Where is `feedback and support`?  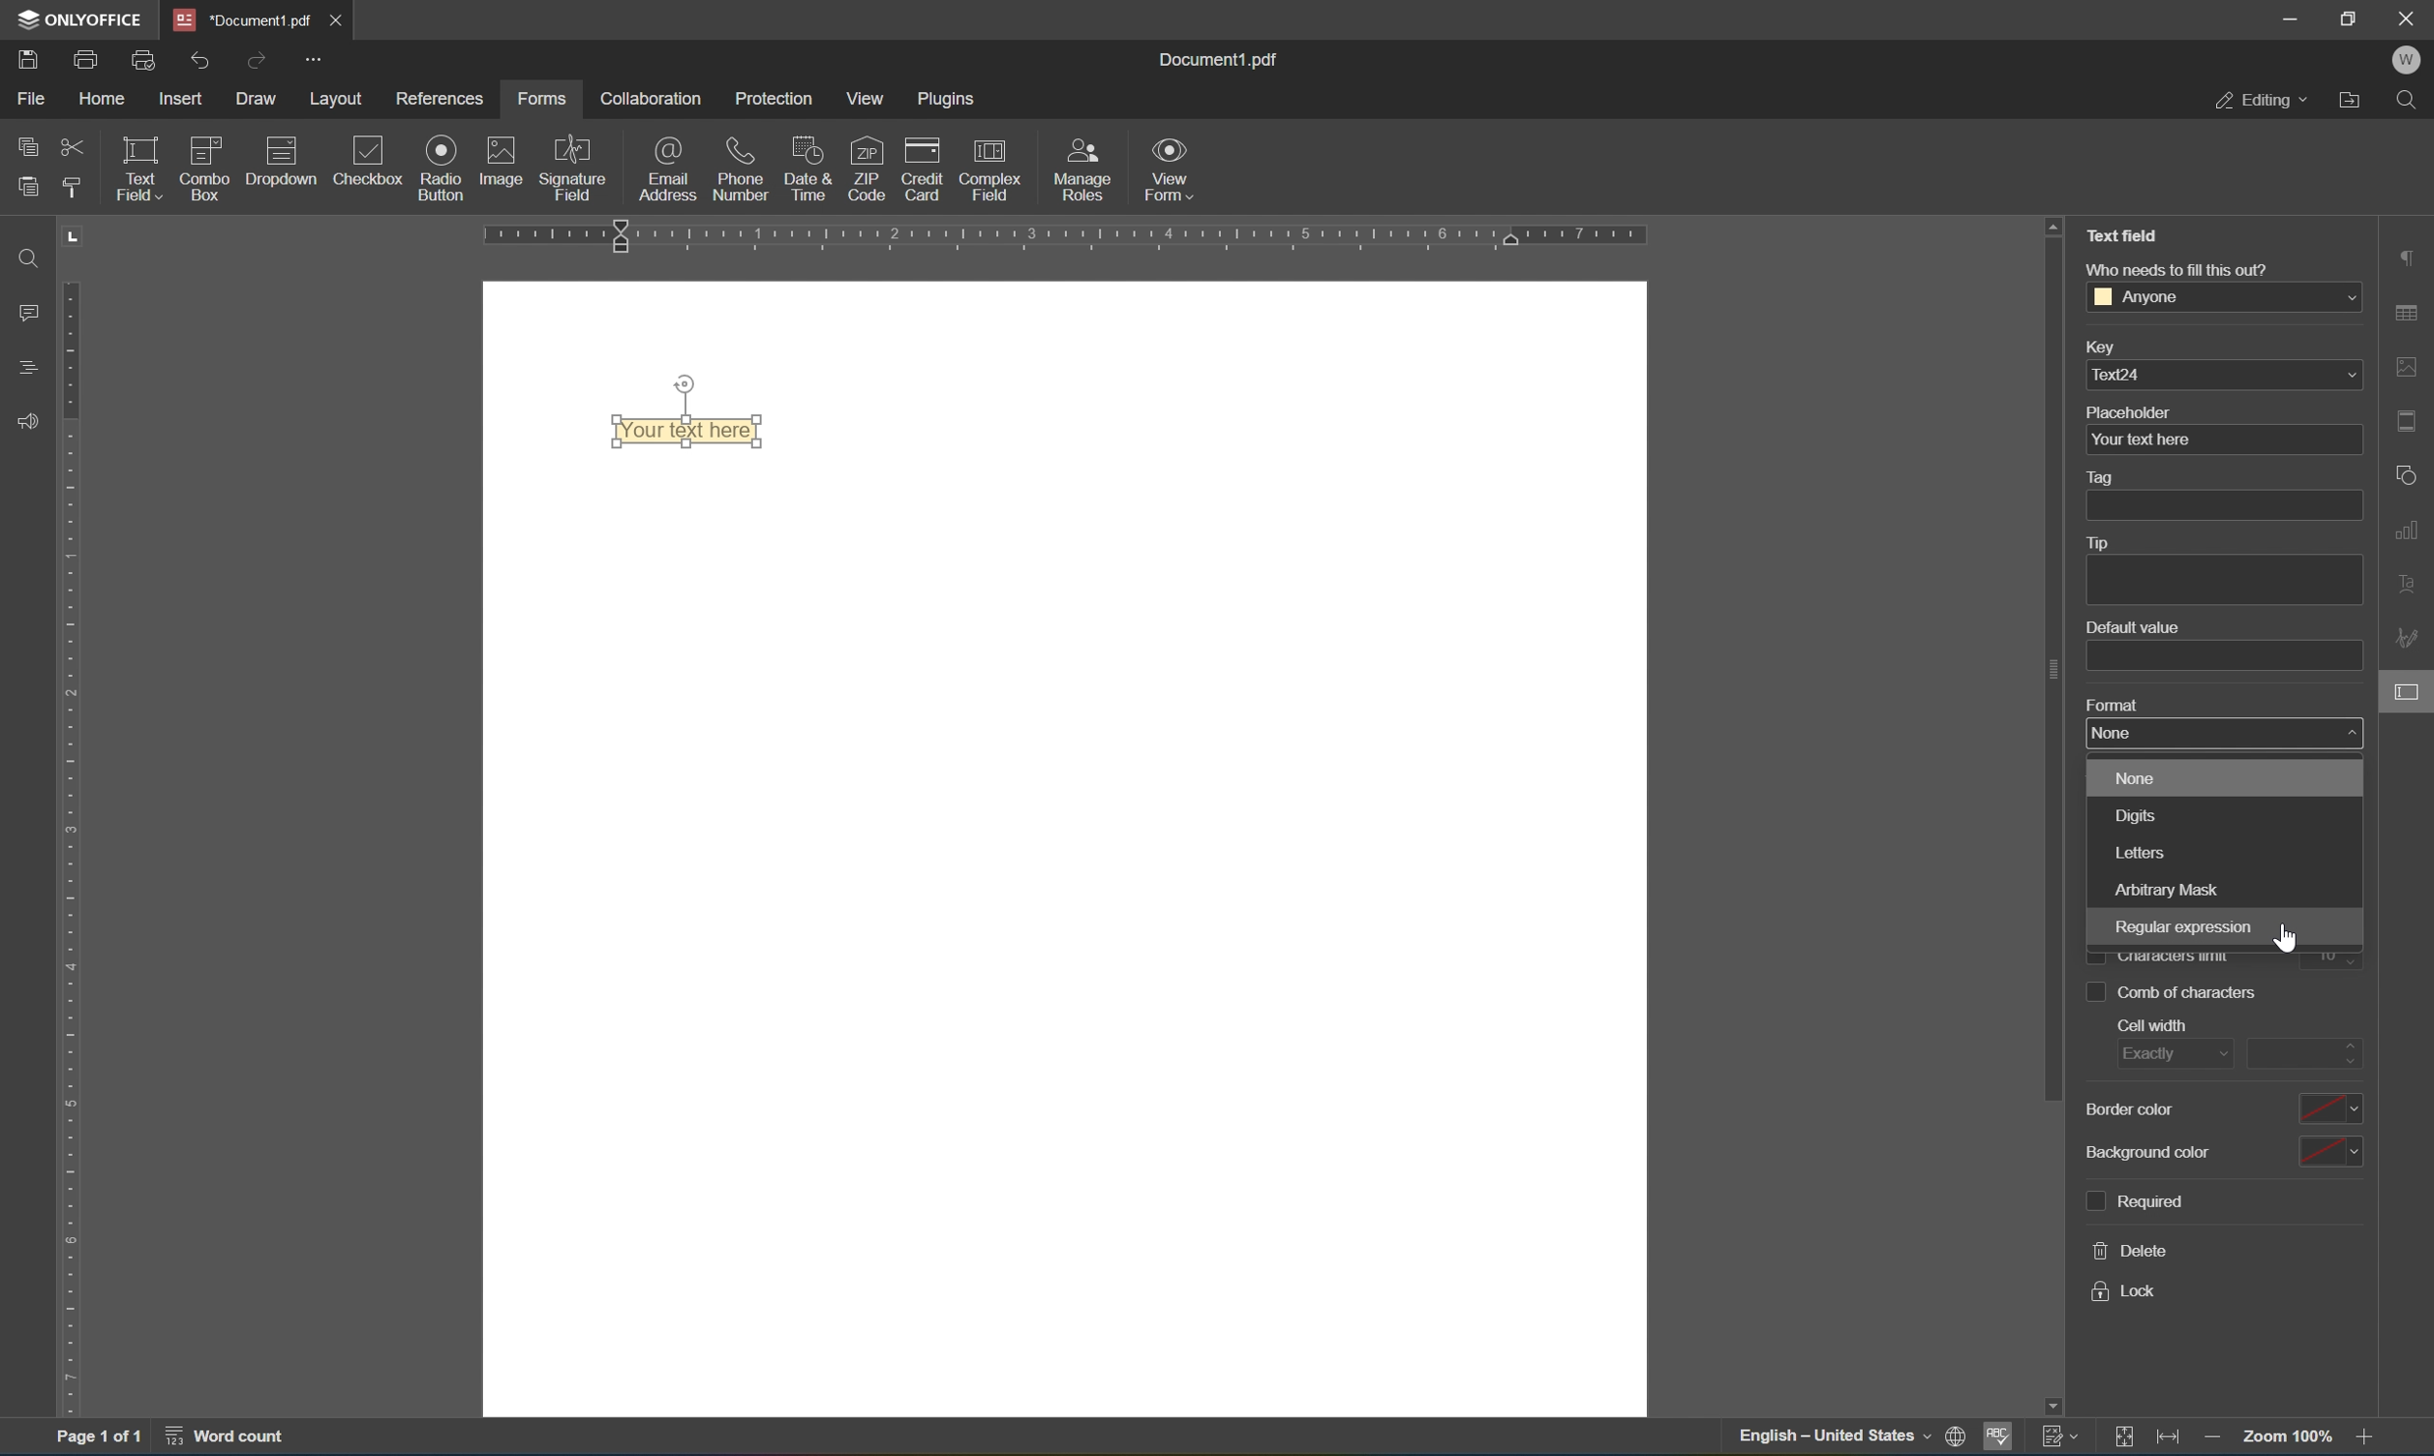 feedback and support is located at coordinates (27, 423).